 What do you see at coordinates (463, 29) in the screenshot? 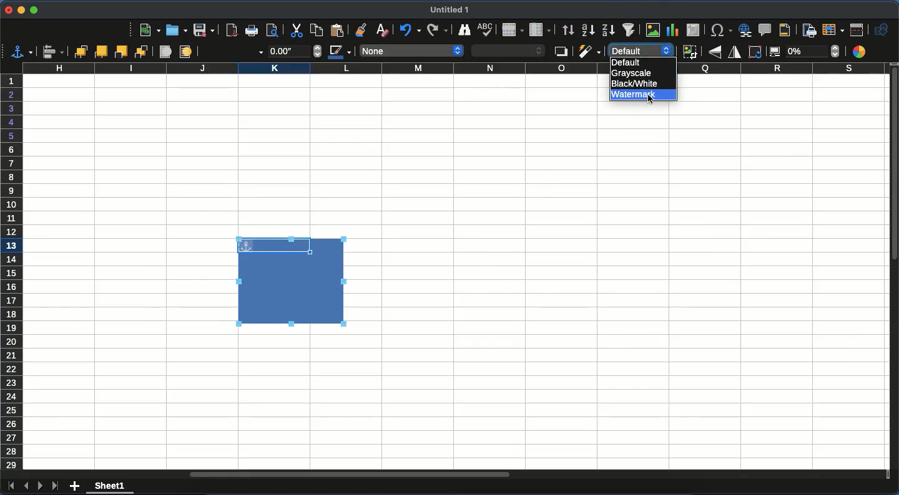
I see `finder` at bounding box center [463, 29].